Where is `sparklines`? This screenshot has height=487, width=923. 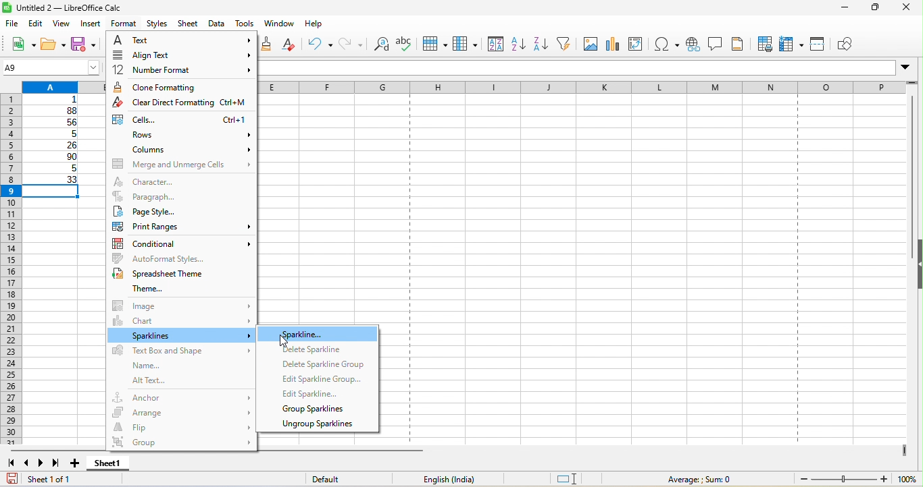 sparklines is located at coordinates (182, 336).